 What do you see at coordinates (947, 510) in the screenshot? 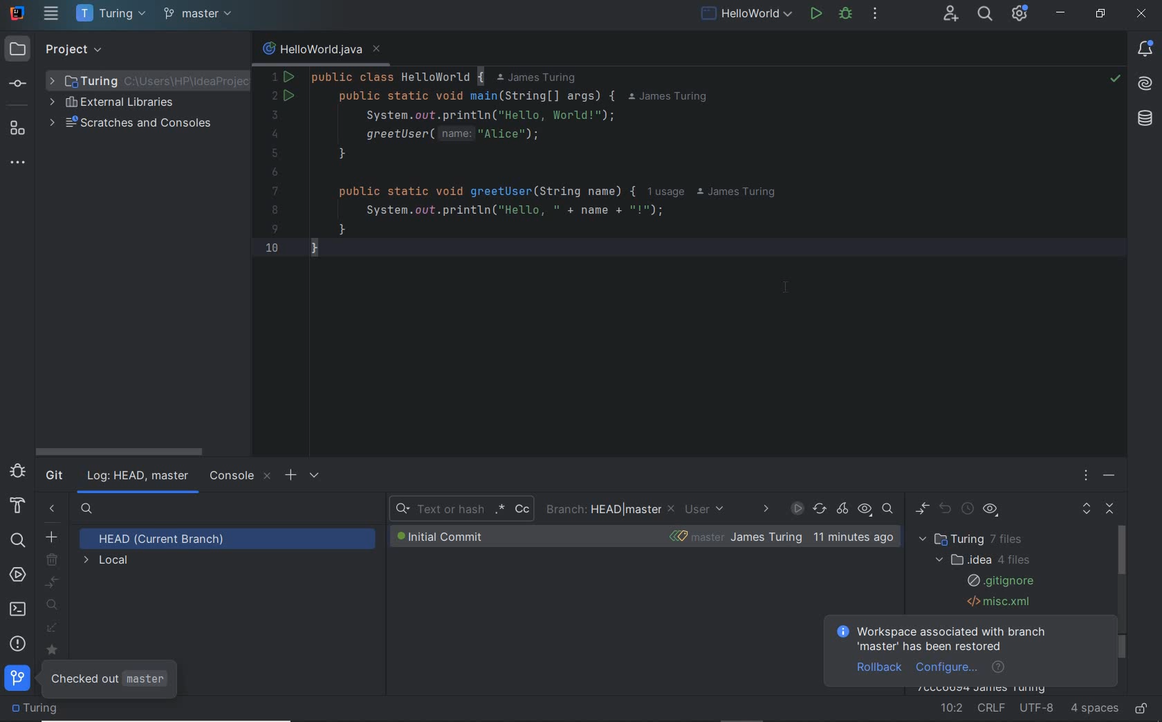
I see `revert` at bounding box center [947, 510].